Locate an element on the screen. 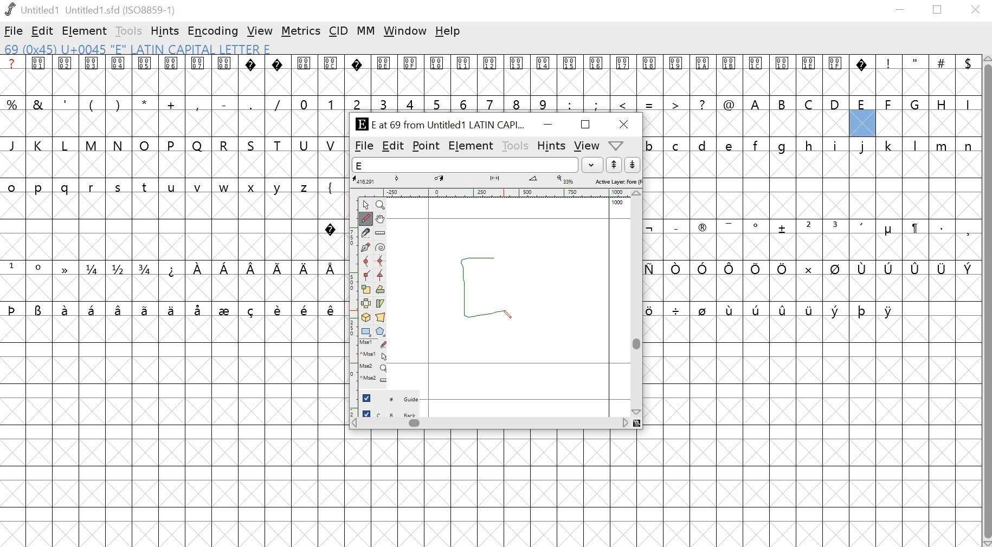 The image size is (992, 547). restore down is located at coordinates (938, 10).